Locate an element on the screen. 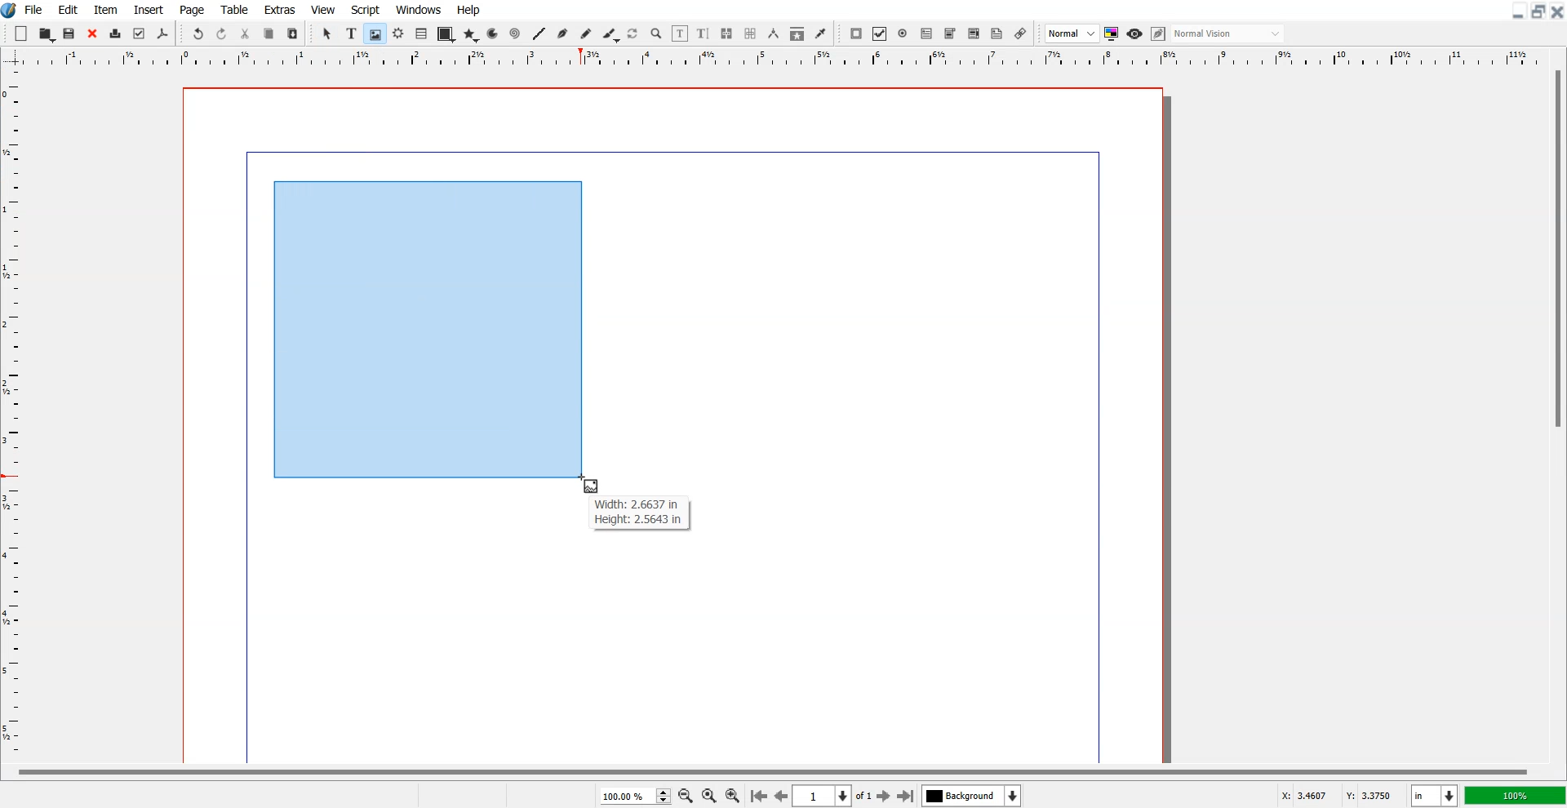 The image size is (1567, 808). Image Frame is located at coordinates (375, 33).